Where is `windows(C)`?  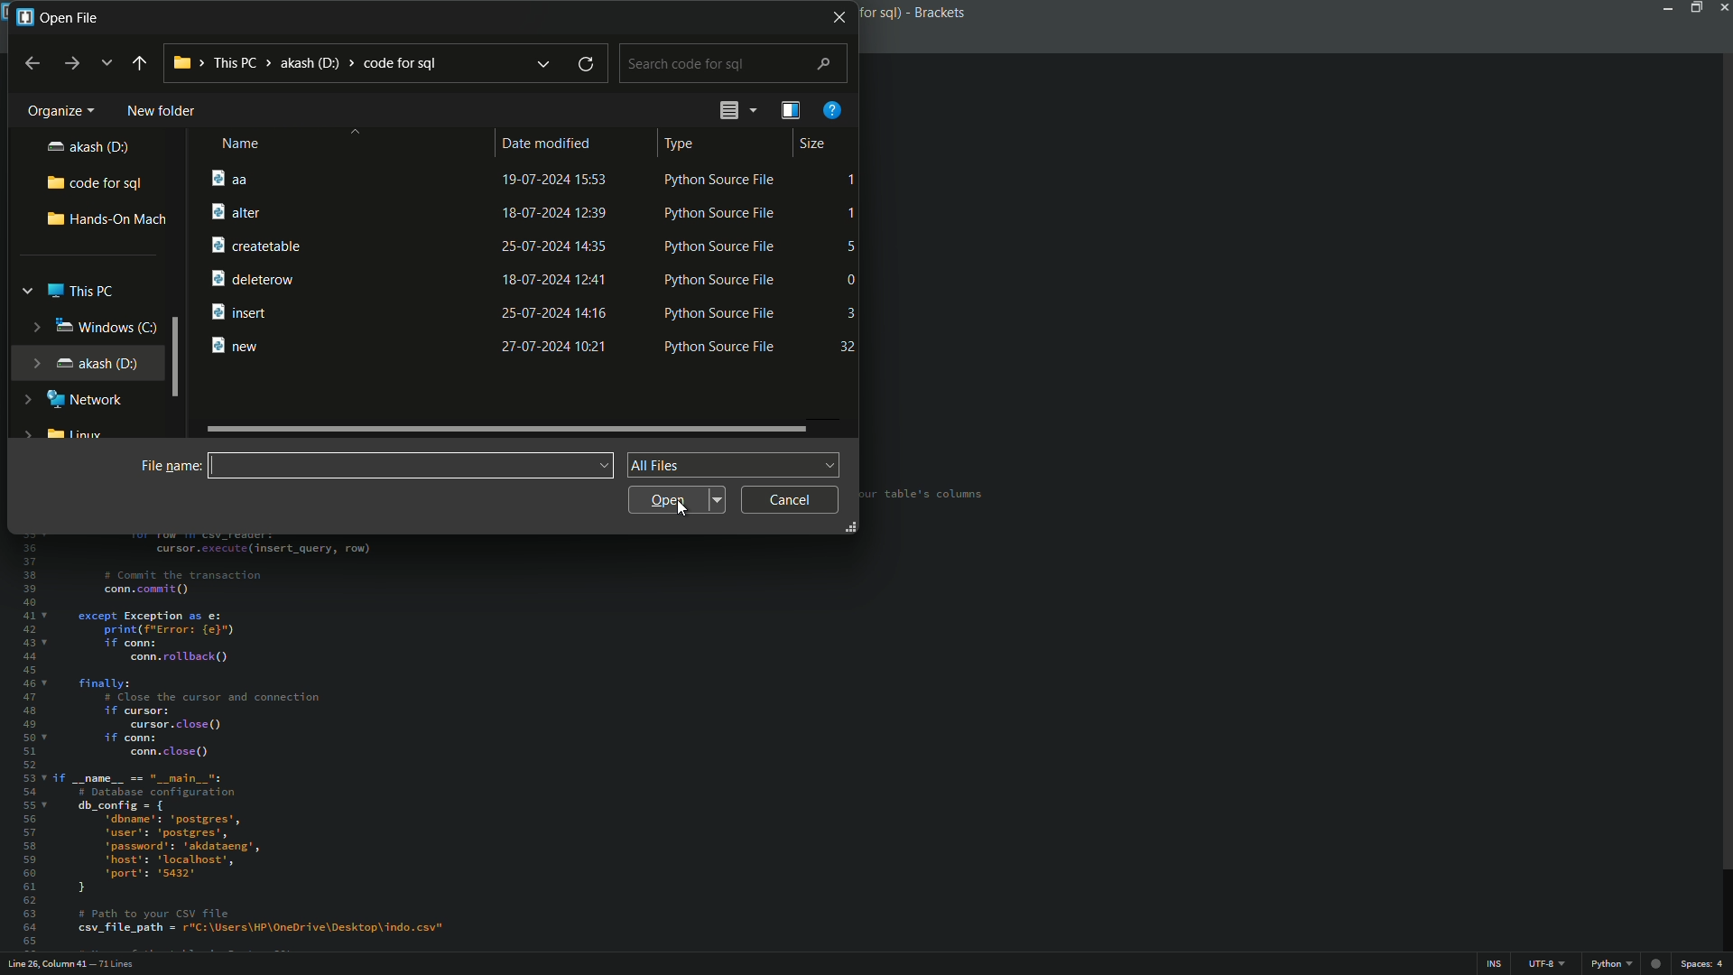
windows(C) is located at coordinates (91, 328).